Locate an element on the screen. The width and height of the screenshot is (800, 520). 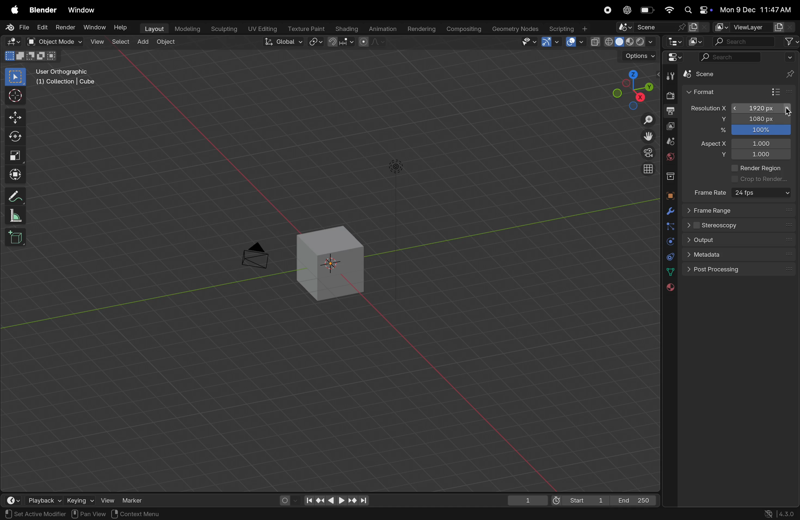
constarints is located at coordinates (670, 256).